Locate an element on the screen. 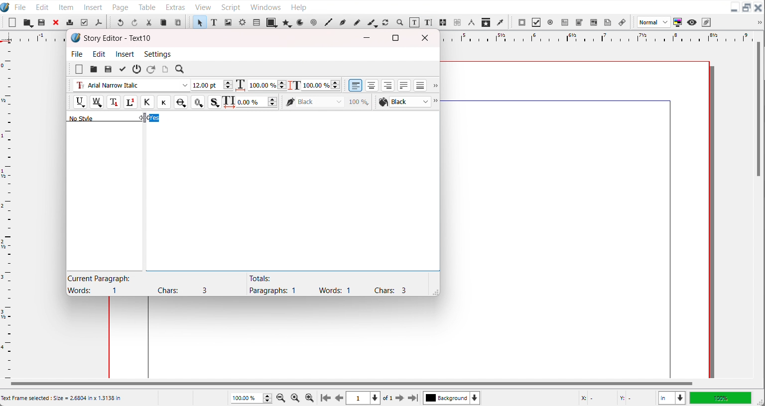  Text Annotation is located at coordinates (608, 22).